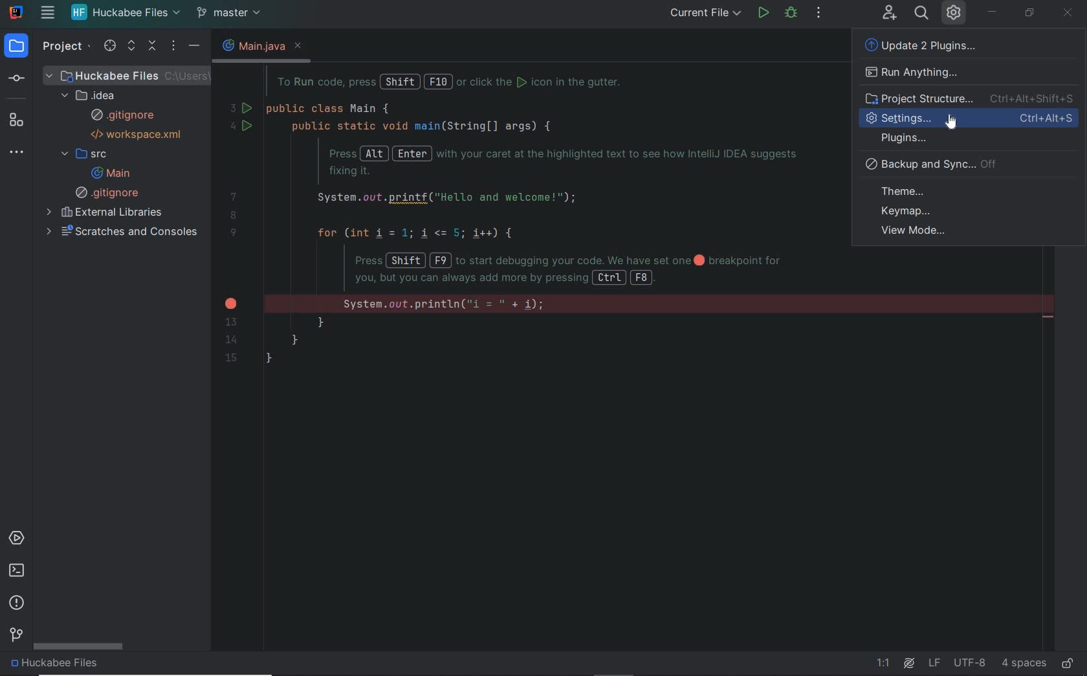  What do you see at coordinates (912, 74) in the screenshot?
I see `Run Anything` at bounding box center [912, 74].